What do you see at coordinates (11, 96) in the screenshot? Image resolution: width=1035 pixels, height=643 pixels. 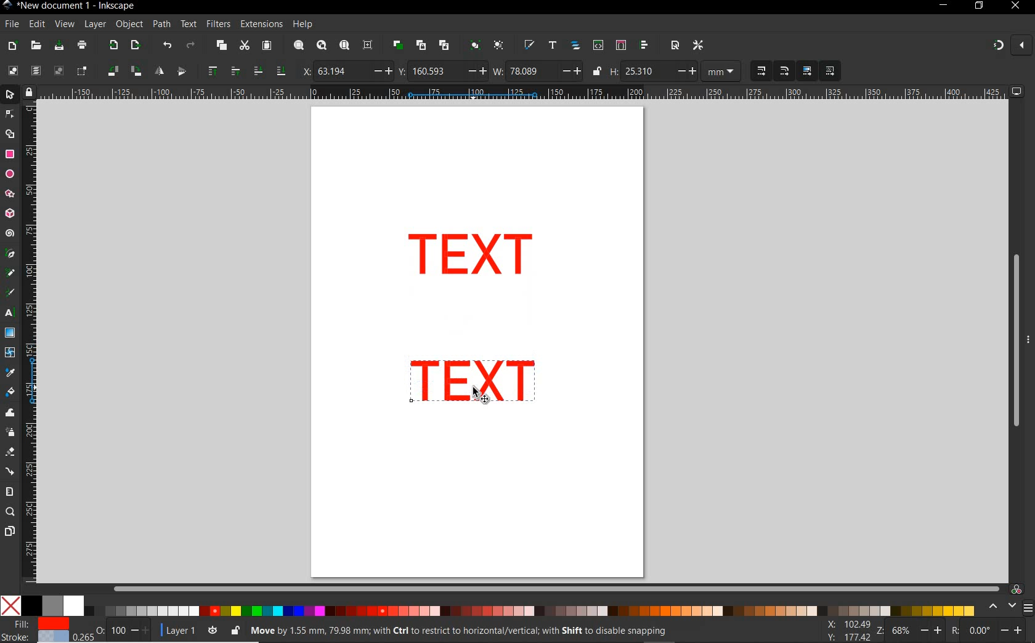 I see `selector tool` at bounding box center [11, 96].